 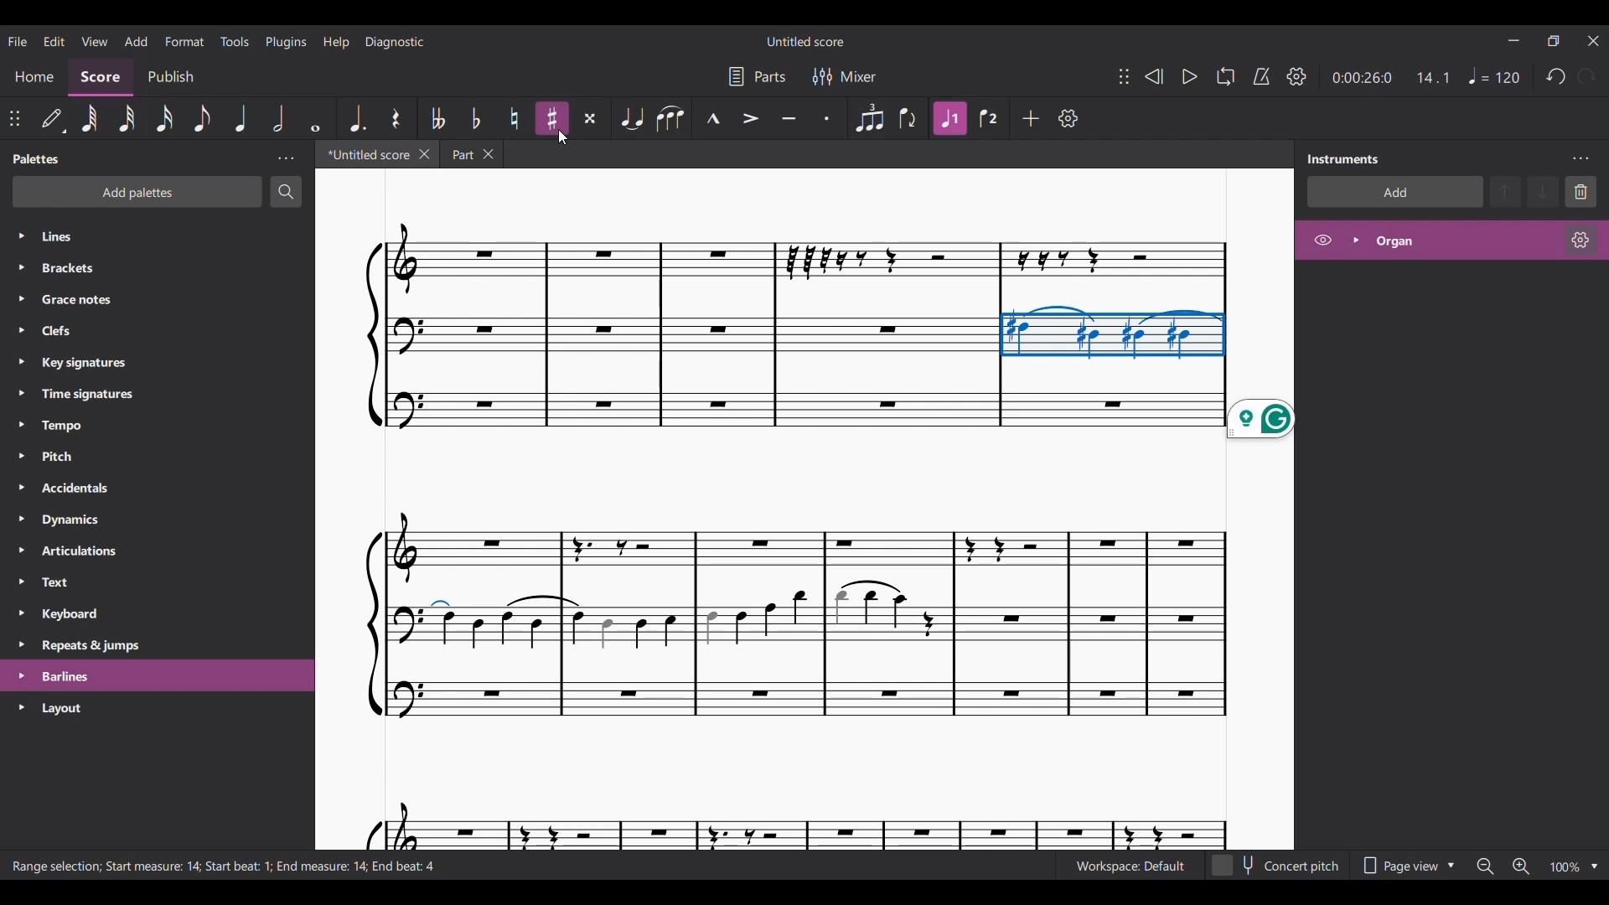 I want to click on Quarter note, so click(x=241, y=119).